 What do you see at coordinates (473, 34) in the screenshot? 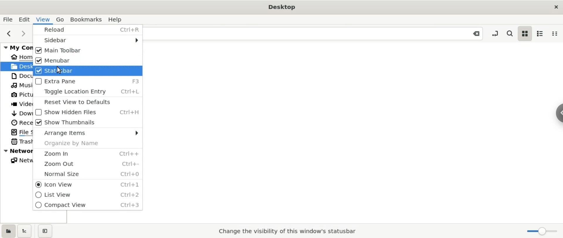
I see `Close` at bounding box center [473, 34].